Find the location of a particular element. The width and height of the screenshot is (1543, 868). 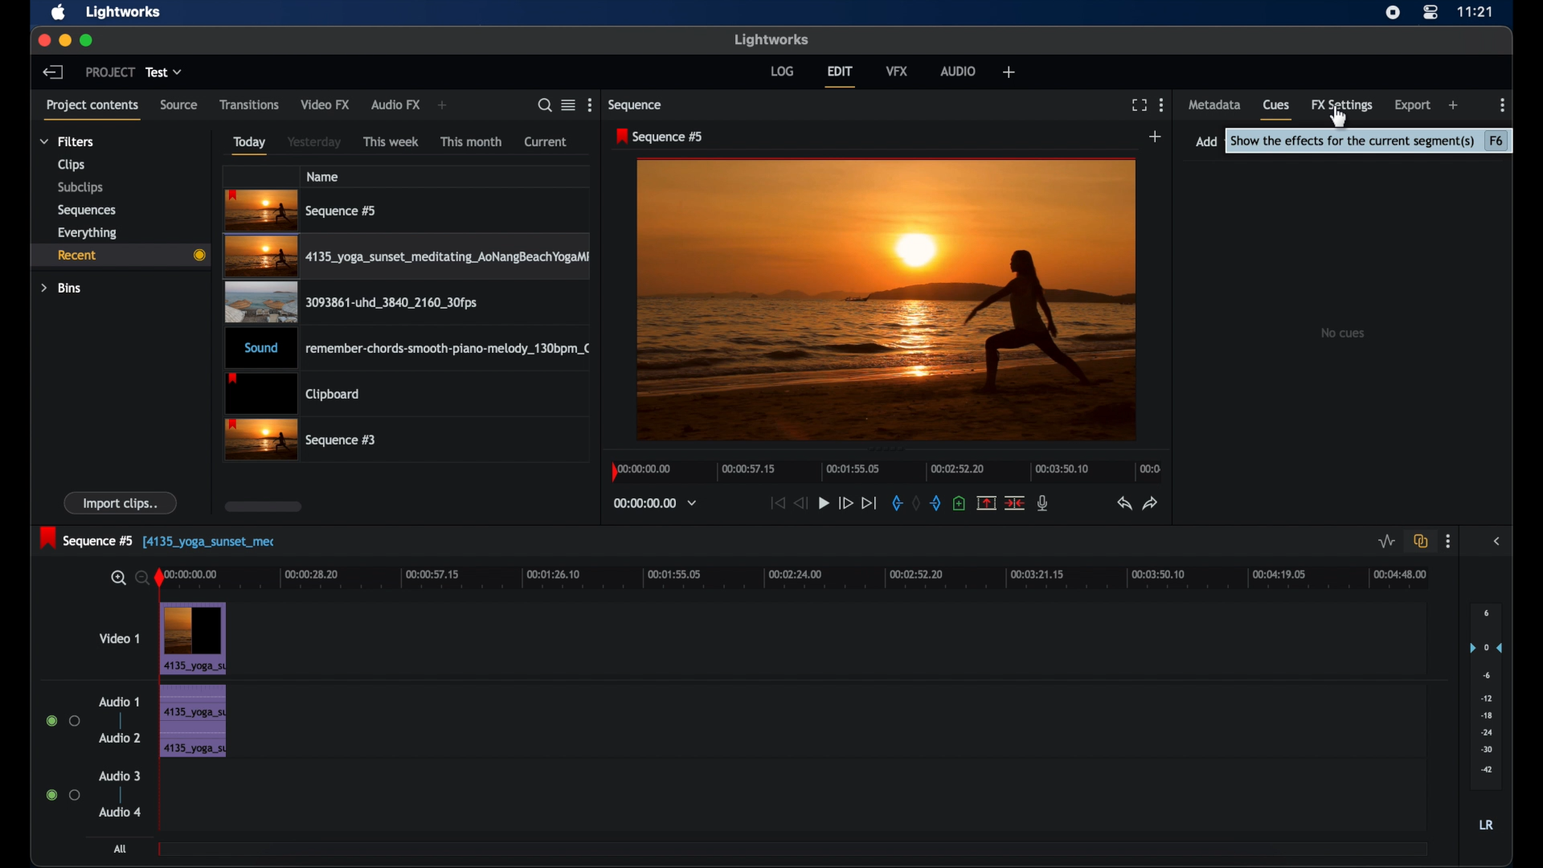

current is located at coordinates (546, 141).